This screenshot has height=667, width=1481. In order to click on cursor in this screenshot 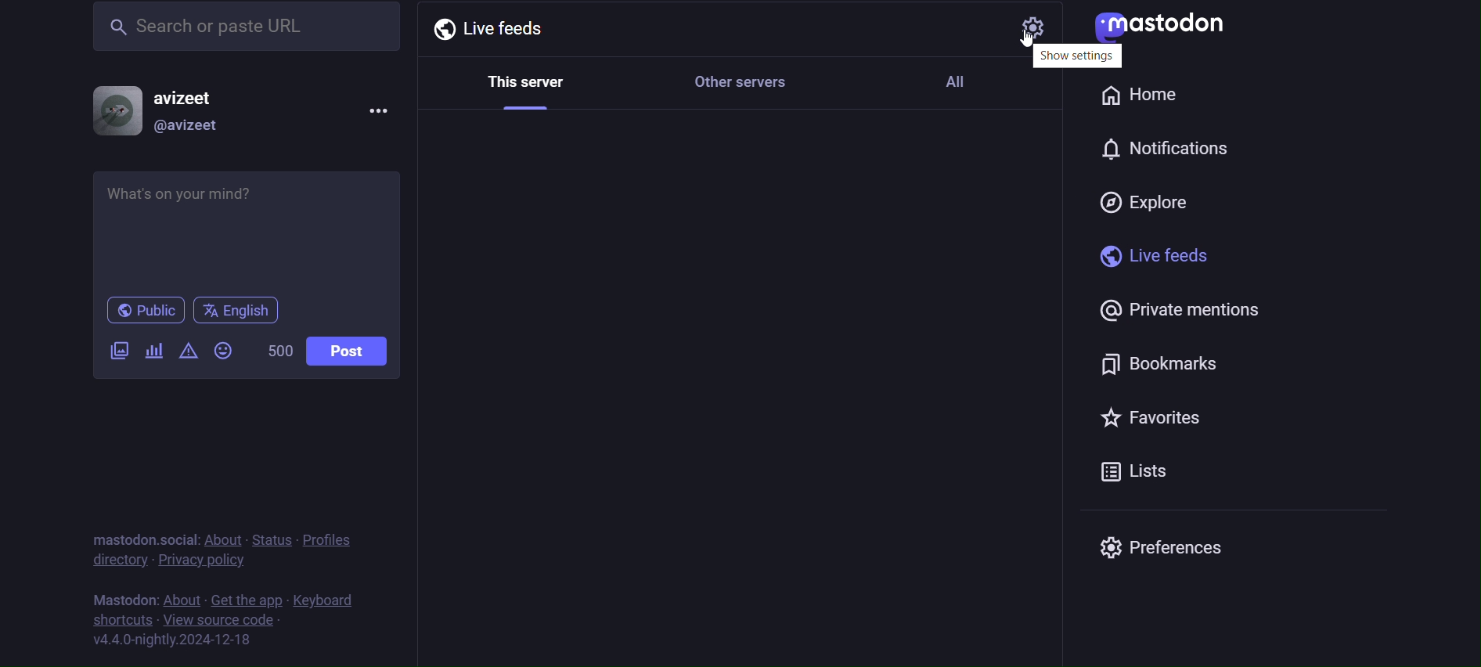, I will do `click(1033, 42)`.